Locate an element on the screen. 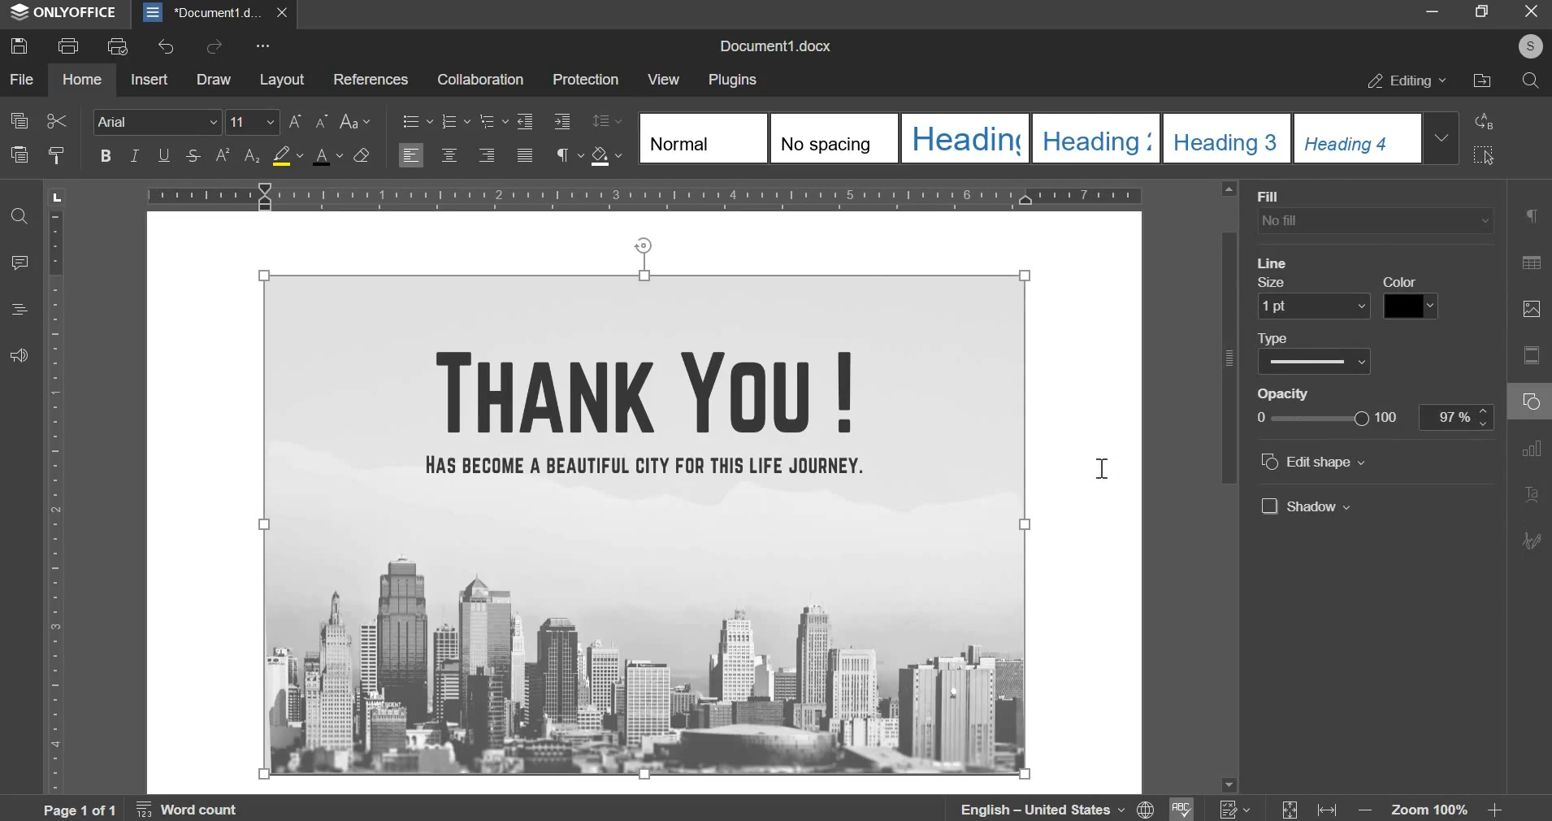 Image resolution: width=1552 pixels, height=821 pixels. text color is located at coordinates (327, 155).